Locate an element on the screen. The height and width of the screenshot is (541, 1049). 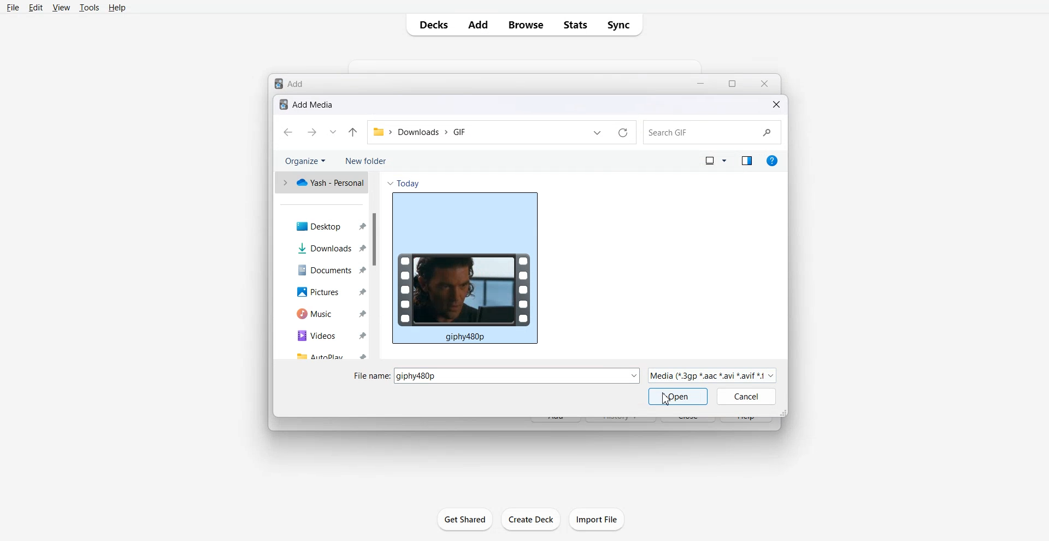
Tools is located at coordinates (89, 8).